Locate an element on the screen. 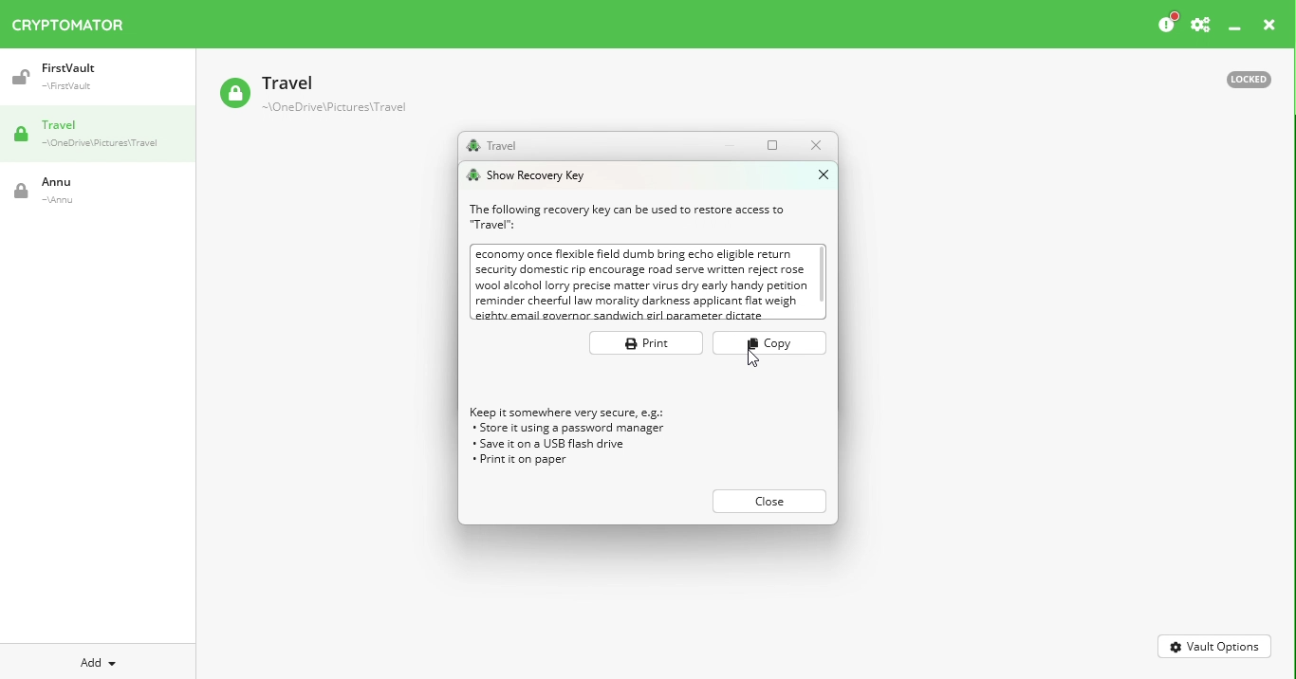 This screenshot has height=679, width=1296. Recovery key tips is located at coordinates (583, 442).